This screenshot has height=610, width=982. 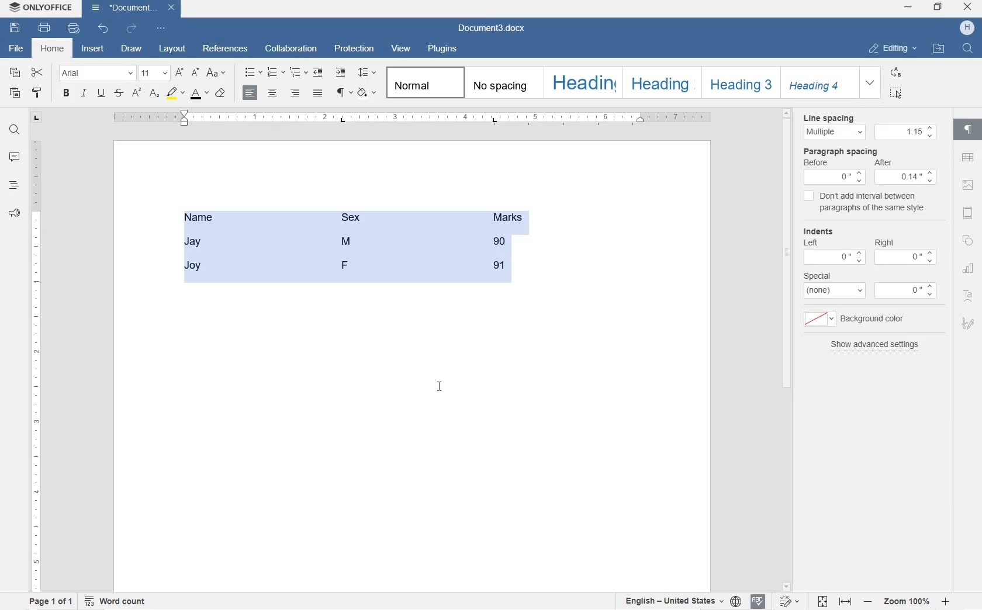 What do you see at coordinates (50, 8) in the screenshot?
I see `ONLYOFFICE` at bounding box center [50, 8].